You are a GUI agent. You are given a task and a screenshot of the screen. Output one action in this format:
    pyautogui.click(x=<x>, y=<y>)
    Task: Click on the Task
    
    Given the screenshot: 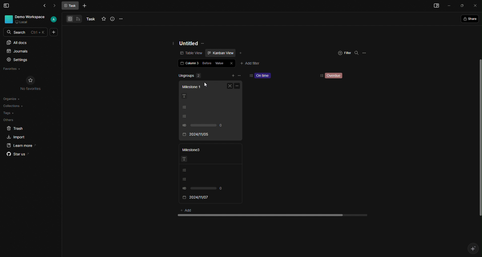 What is the action you would take?
    pyautogui.click(x=70, y=6)
    